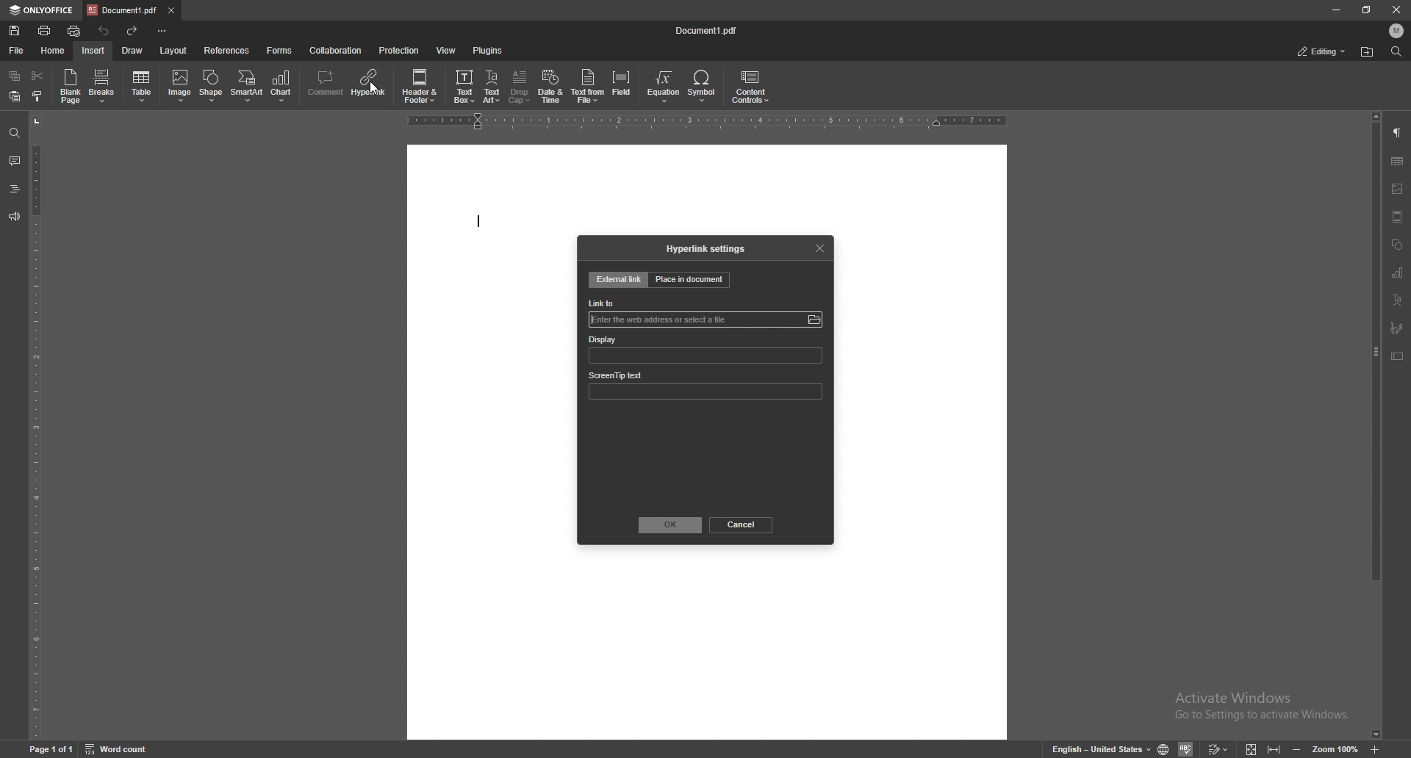 This screenshot has height=758, width=1411. What do you see at coordinates (102, 85) in the screenshot?
I see `breaks` at bounding box center [102, 85].